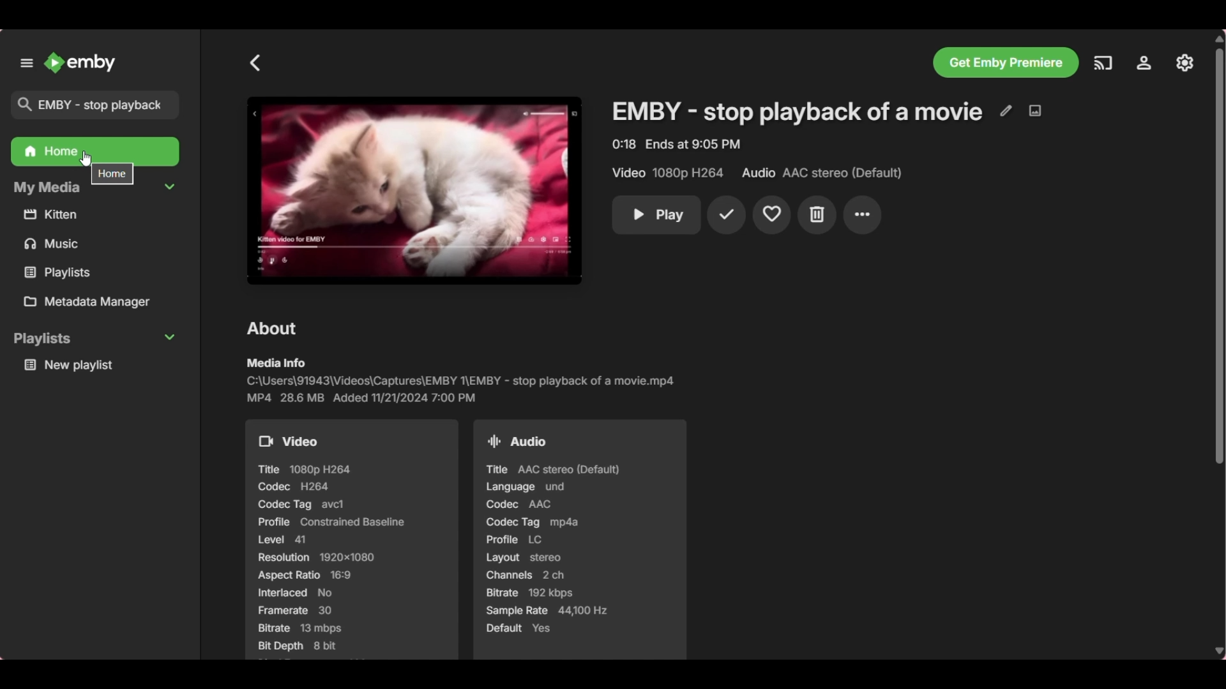 This screenshot has height=689, width=1226. I want to click on Video, so click(290, 440).